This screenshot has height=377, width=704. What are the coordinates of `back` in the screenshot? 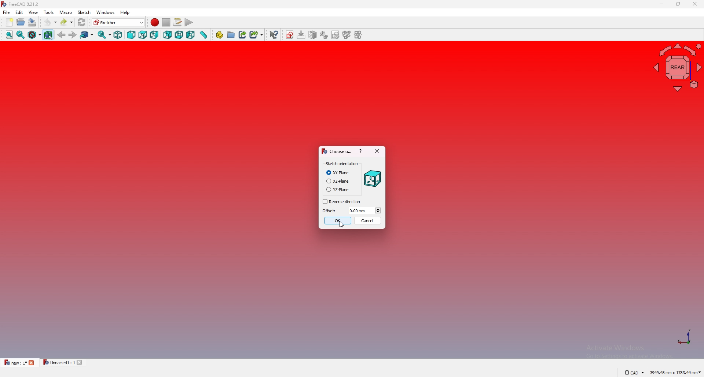 It's located at (168, 35).